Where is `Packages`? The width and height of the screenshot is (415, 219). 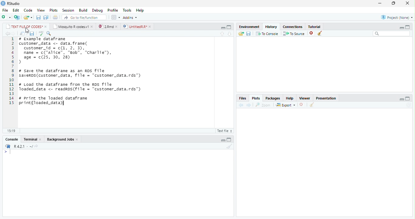 Packages is located at coordinates (272, 99).